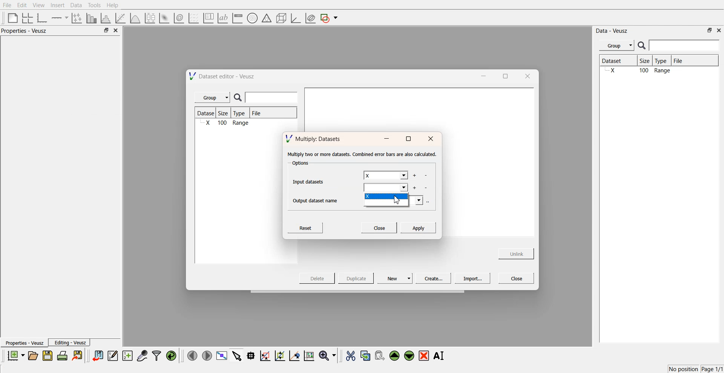 This screenshot has width=724, height=373. Describe the element at coordinates (223, 76) in the screenshot. I see `Dataset editor - Veusz` at that location.